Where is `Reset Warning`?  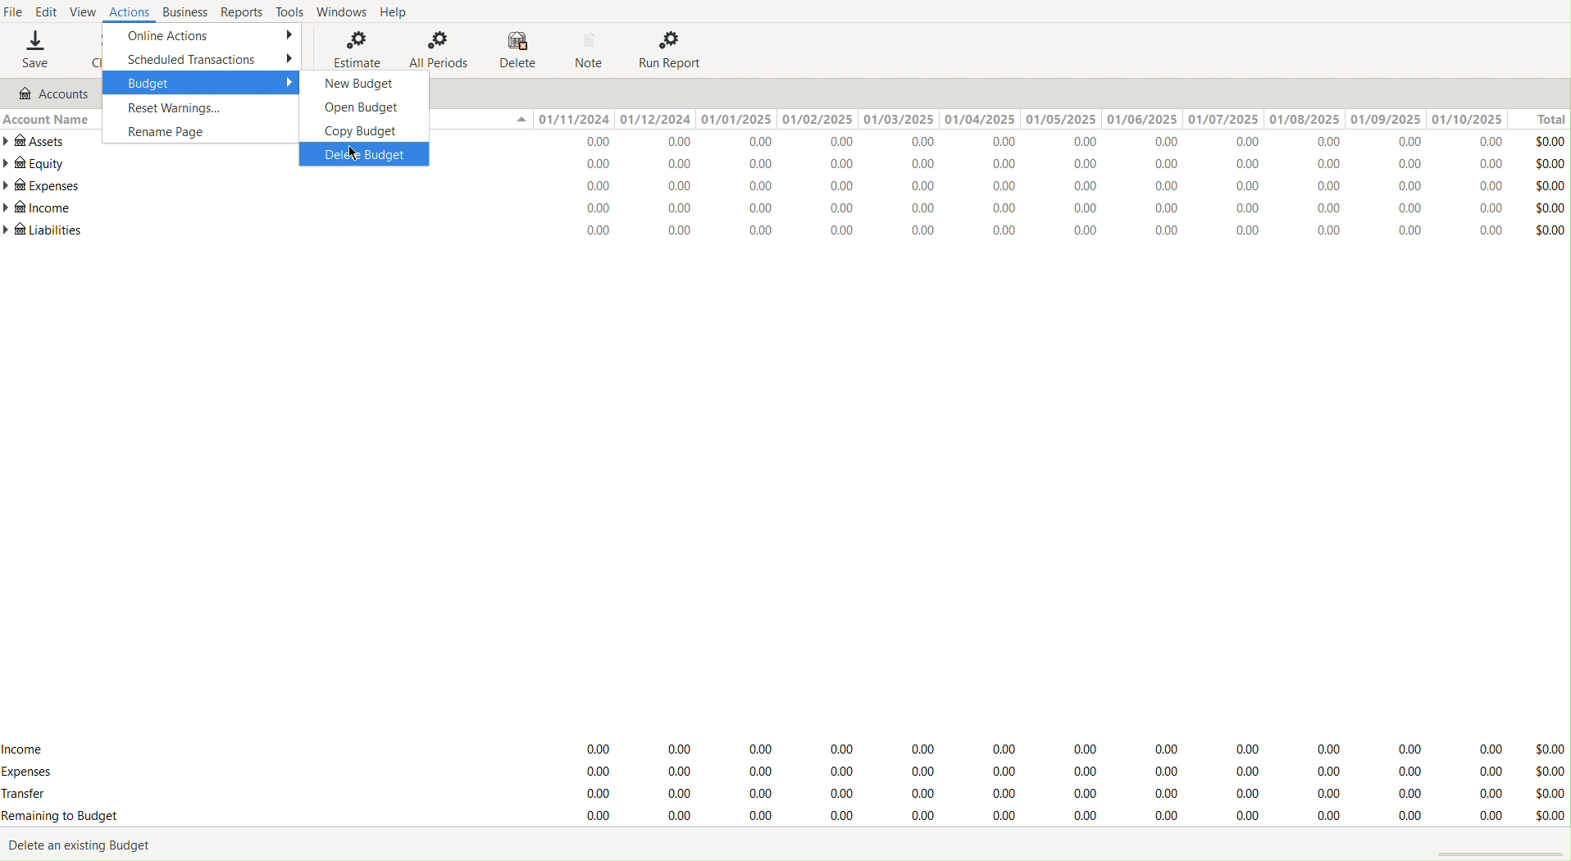 Reset Warning is located at coordinates (203, 110).